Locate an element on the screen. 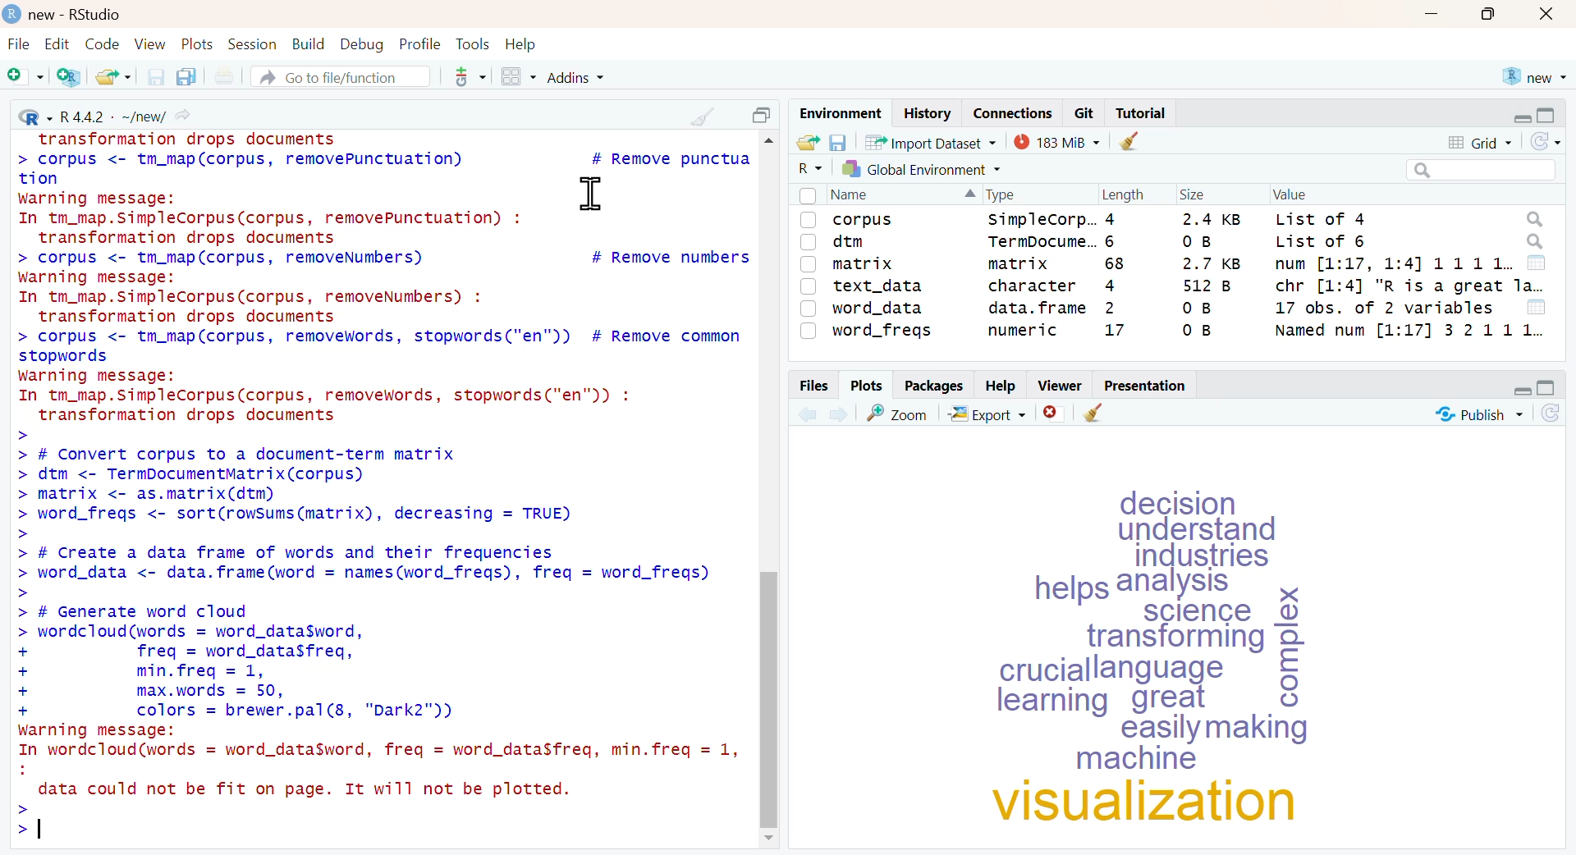 This screenshot has width=1576, height=855. Open an existing file is located at coordinates (112, 76).